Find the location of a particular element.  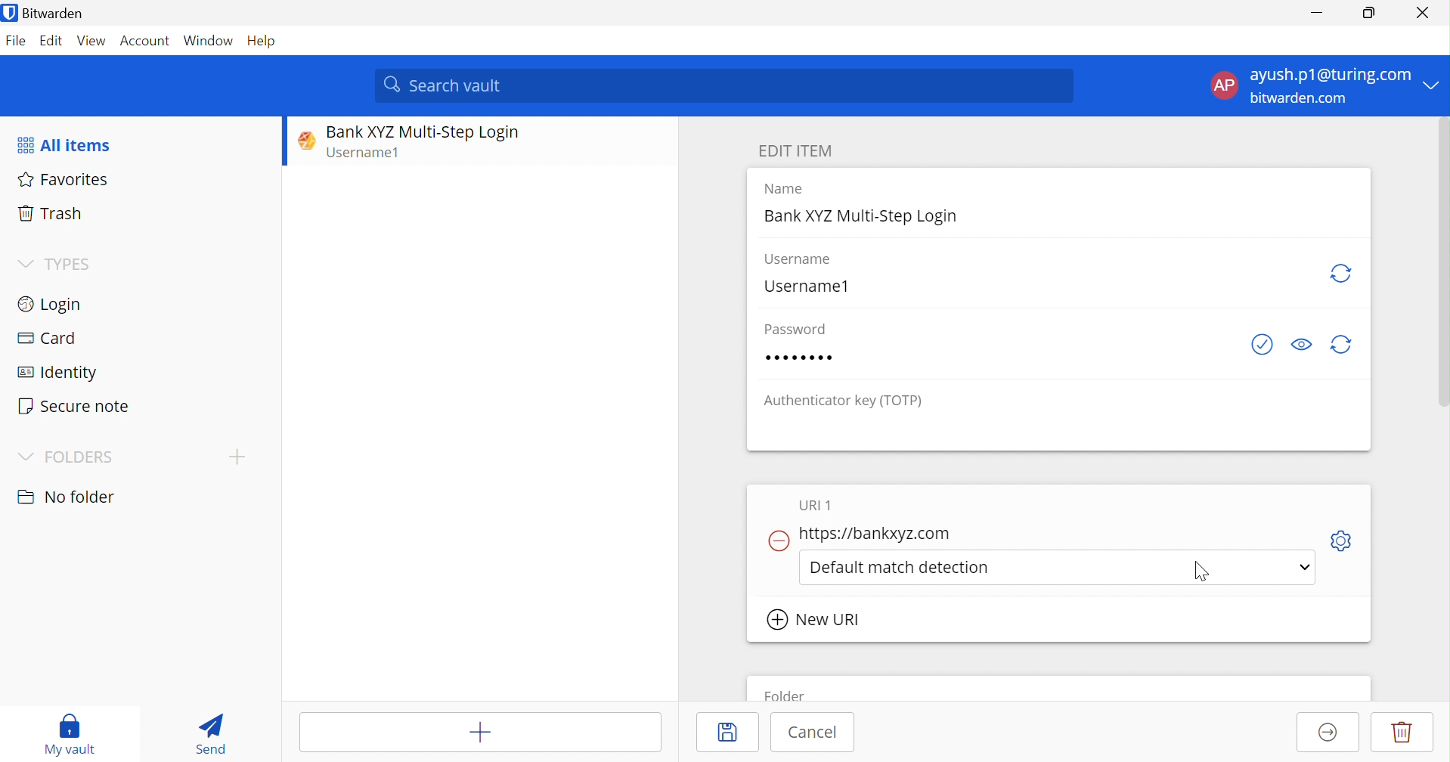

Account is located at coordinates (147, 44).